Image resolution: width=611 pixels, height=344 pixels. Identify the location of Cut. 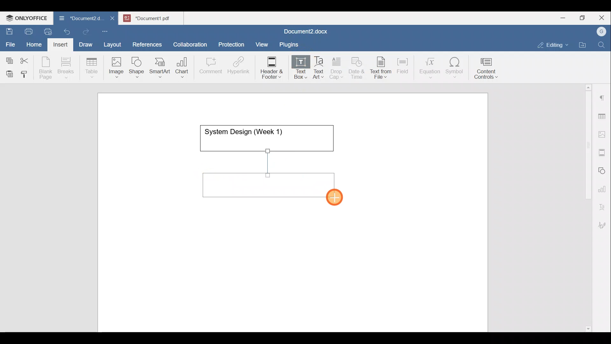
(27, 59).